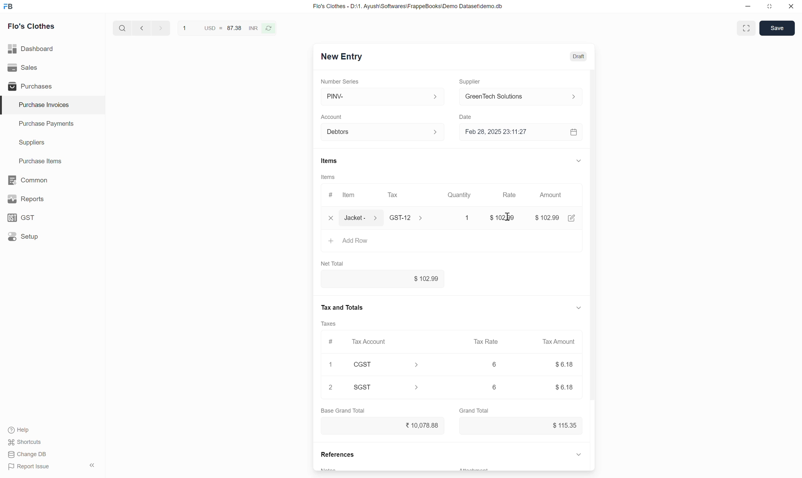 This screenshot has width=802, height=478. Describe the element at coordinates (387, 387) in the screenshot. I see `SGST` at that location.